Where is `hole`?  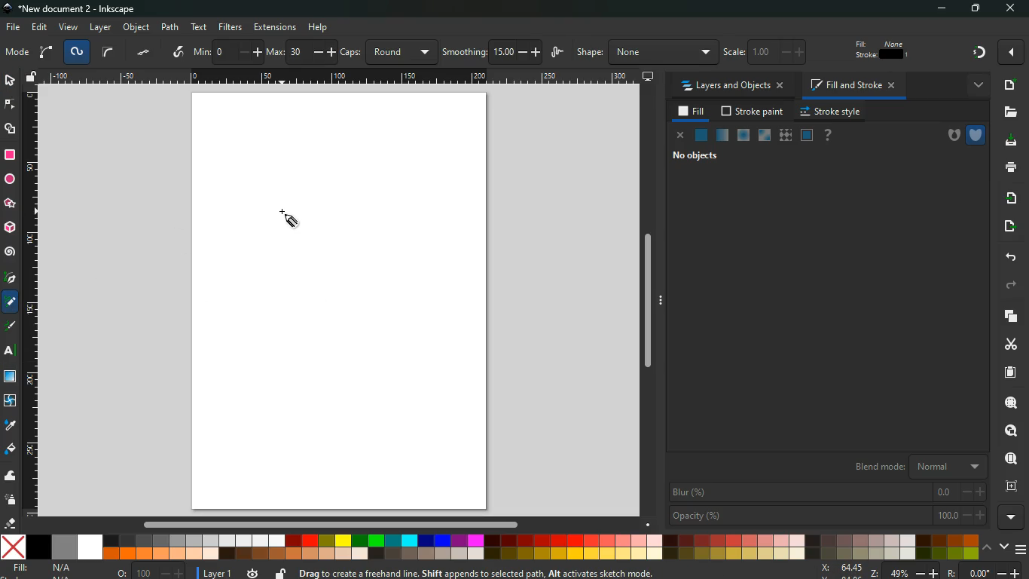 hole is located at coordinates (948, 133).